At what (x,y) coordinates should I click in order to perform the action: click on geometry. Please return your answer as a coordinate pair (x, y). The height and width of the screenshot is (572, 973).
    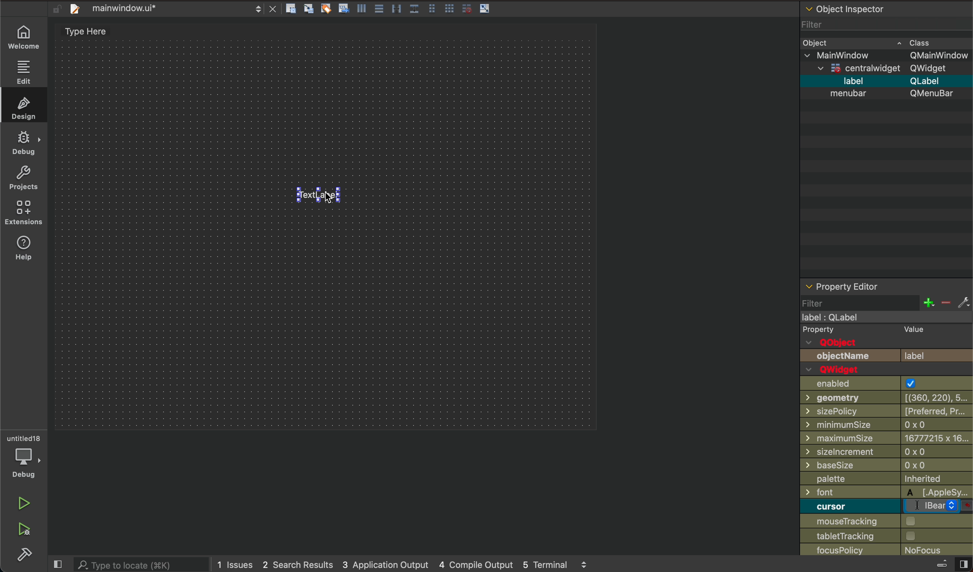
    Looking at the image, I should click on (847, 397).